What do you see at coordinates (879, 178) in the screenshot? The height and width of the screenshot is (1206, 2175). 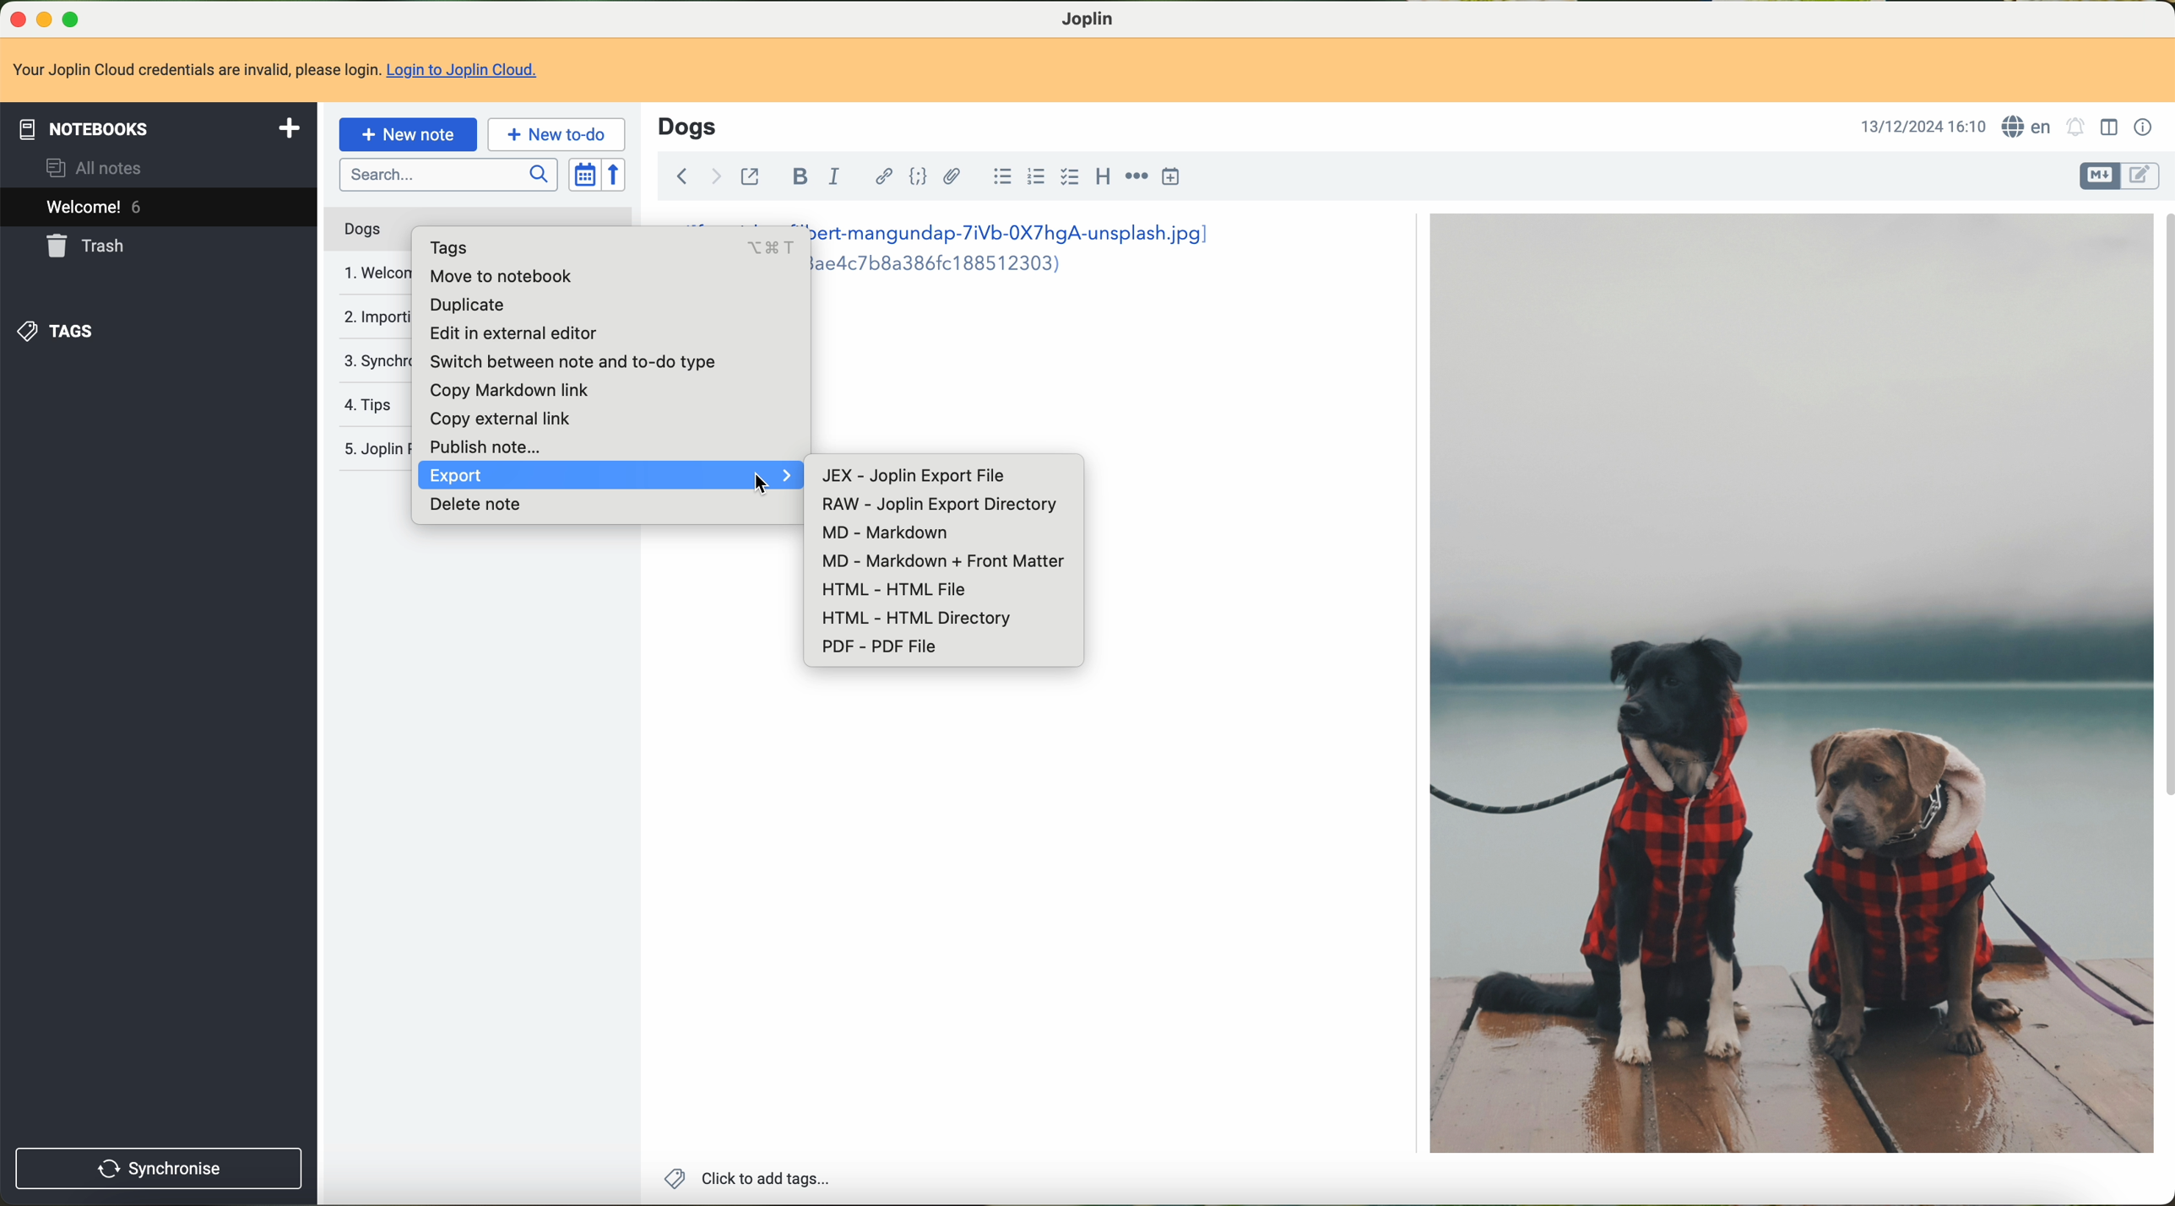 I see `hyperlink` at bounding box center [879, 178].